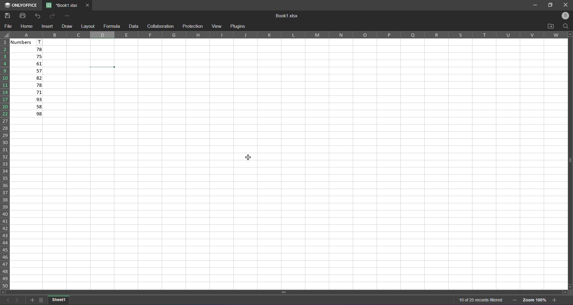 This screenshot has width=573, height=305. I want to click on undo, so click(39, 16).